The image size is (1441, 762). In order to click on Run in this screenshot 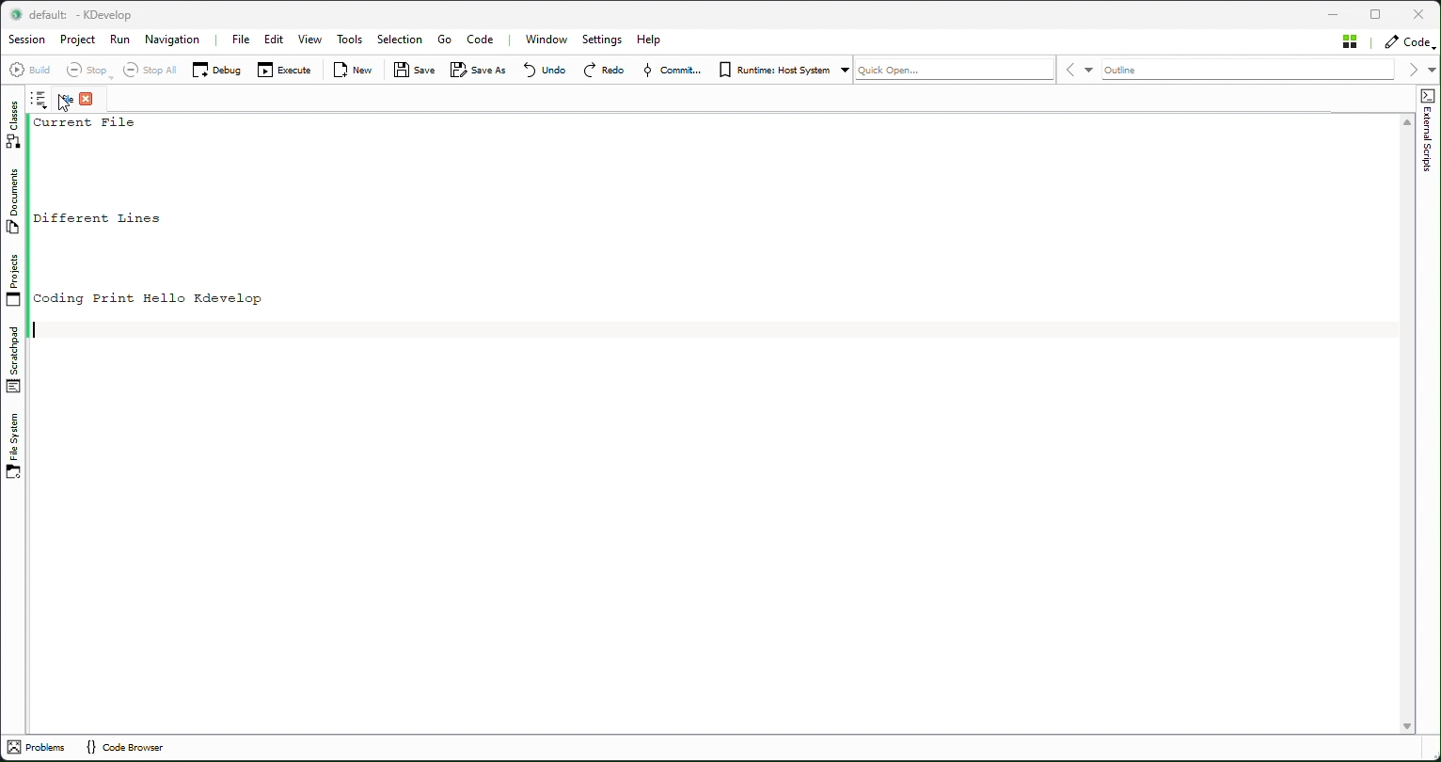, I will do `click(120, 40)`.